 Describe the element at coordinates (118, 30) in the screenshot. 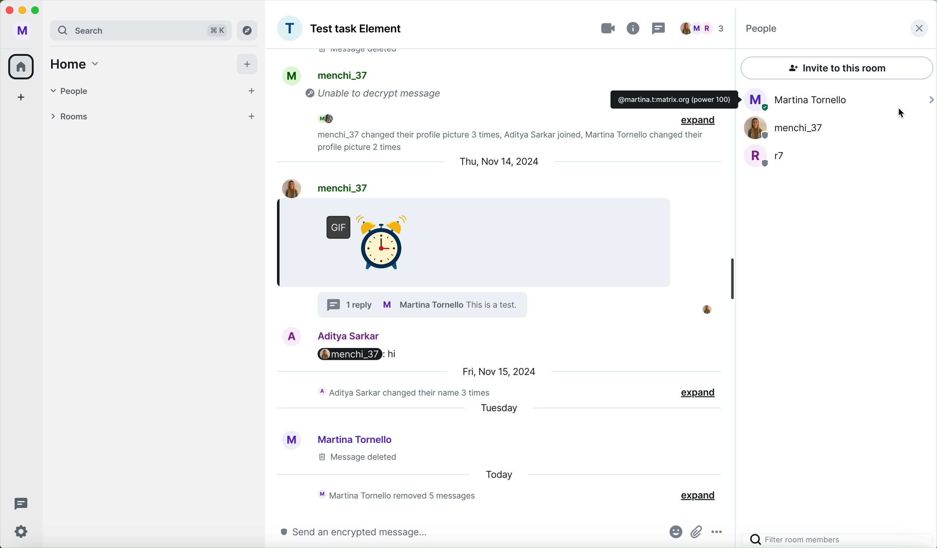

I see `search bar` at that location.